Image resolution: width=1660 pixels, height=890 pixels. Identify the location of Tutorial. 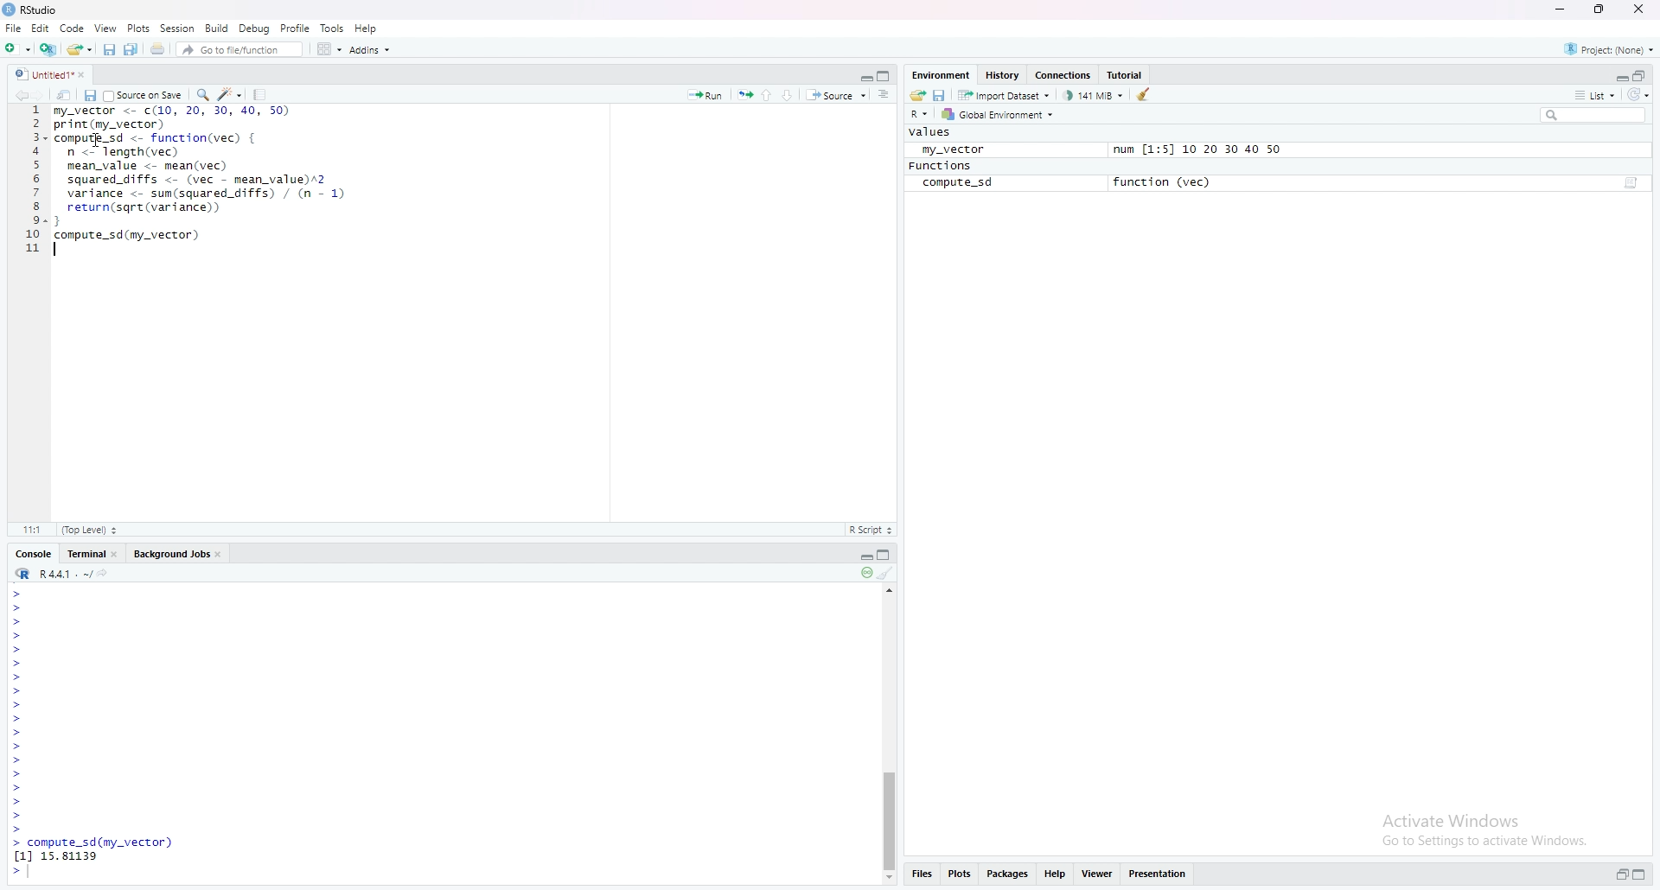
(1127, 73).